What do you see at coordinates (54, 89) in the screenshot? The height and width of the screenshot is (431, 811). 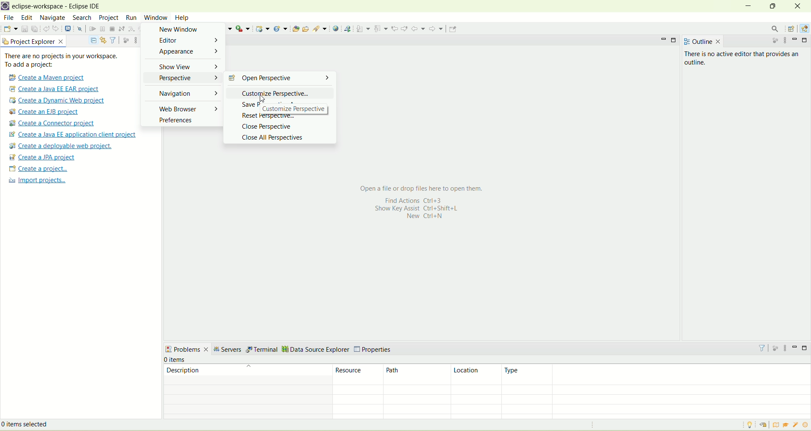 I see `create a Java EE EAR project` at bounding box center [54, 89].